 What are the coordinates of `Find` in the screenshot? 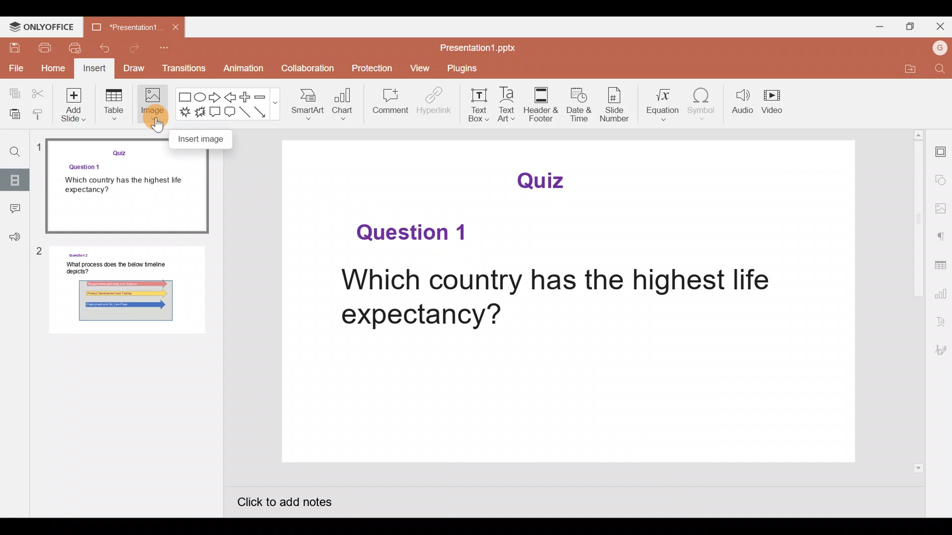 It's located at (938, 70).